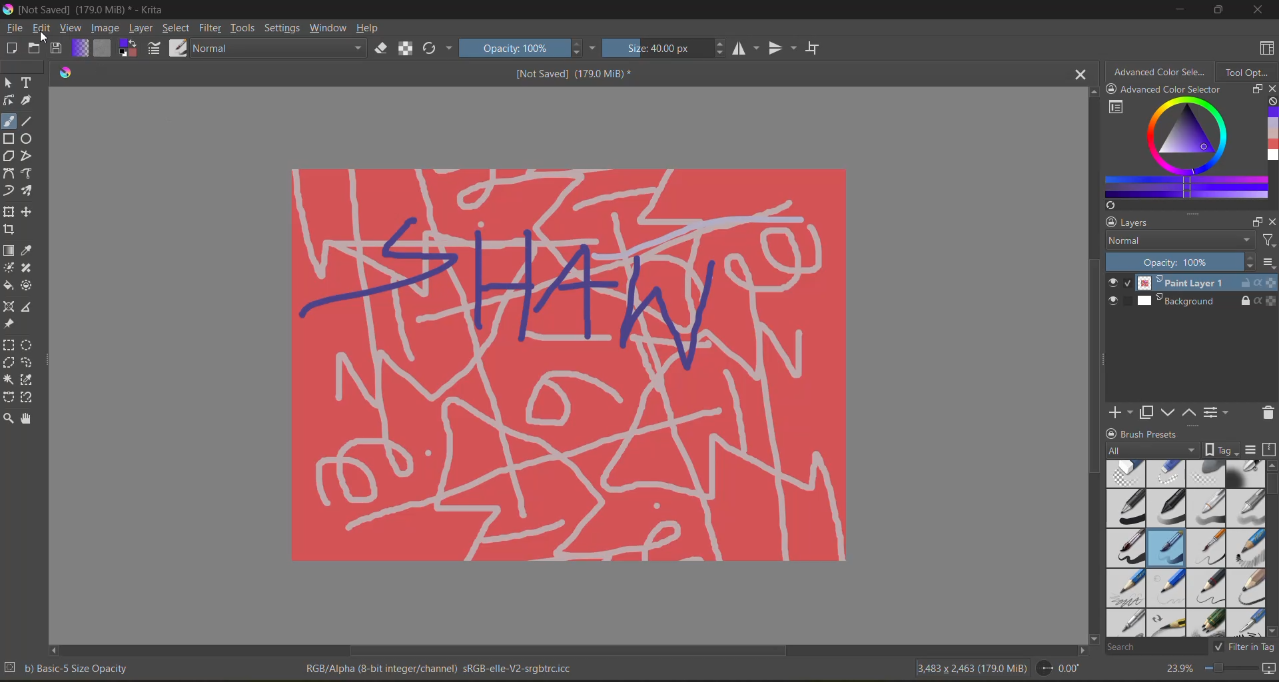 The width and height of the screenshot is (1279, 682). What do you see at coordinates (10, 174) in the screenshot?
I see `bezier curve tool` at bounding box center [10, 174].